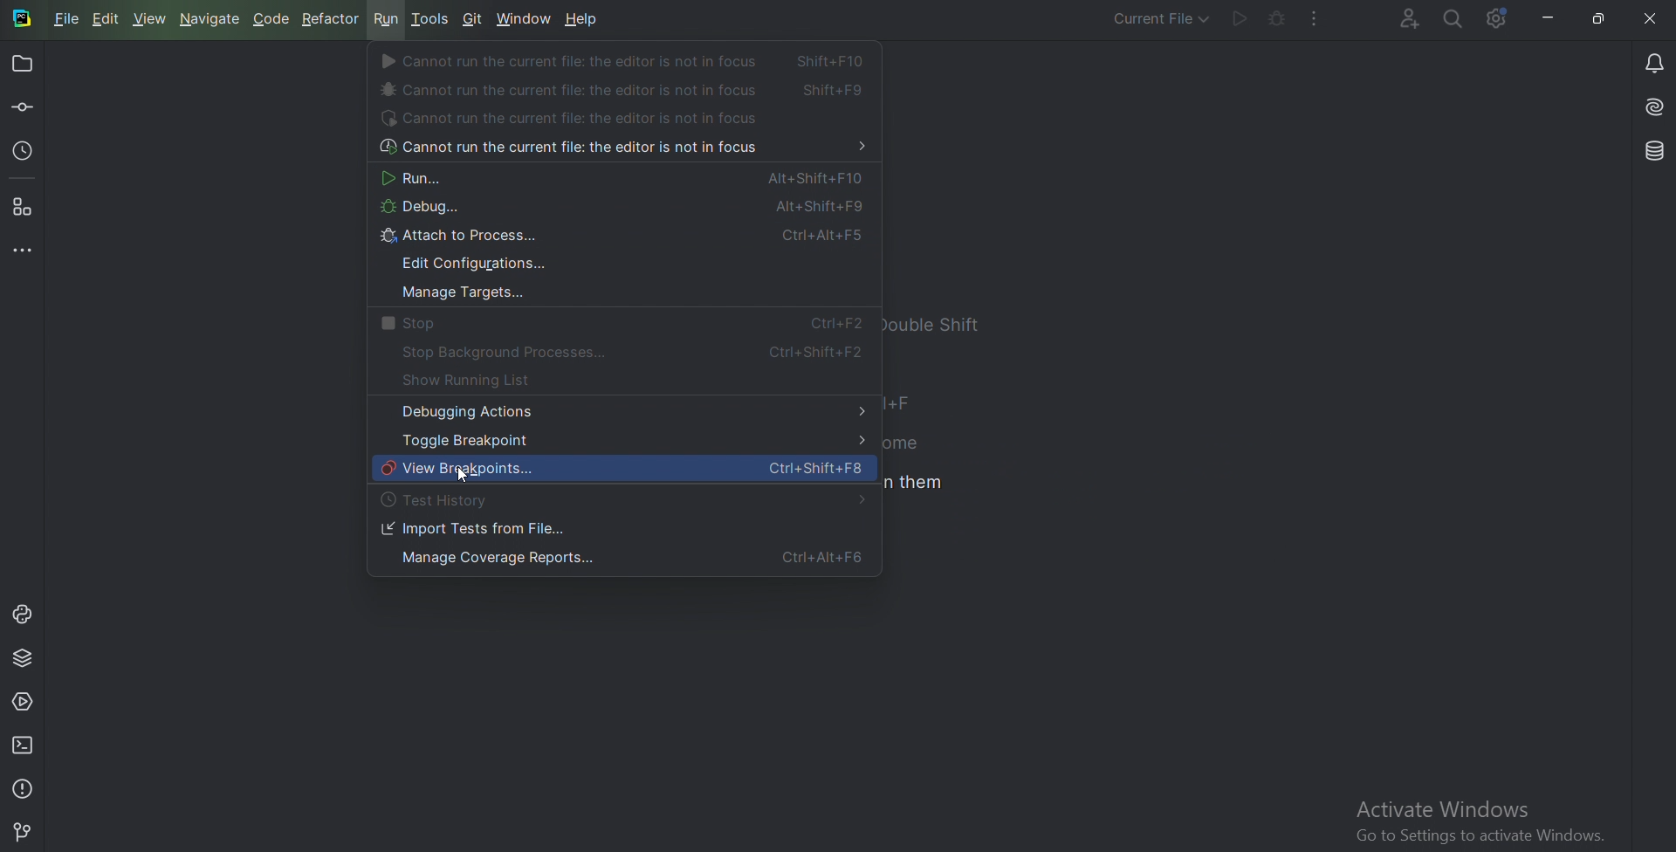  I want to click on minimize, so click(1544, 18).